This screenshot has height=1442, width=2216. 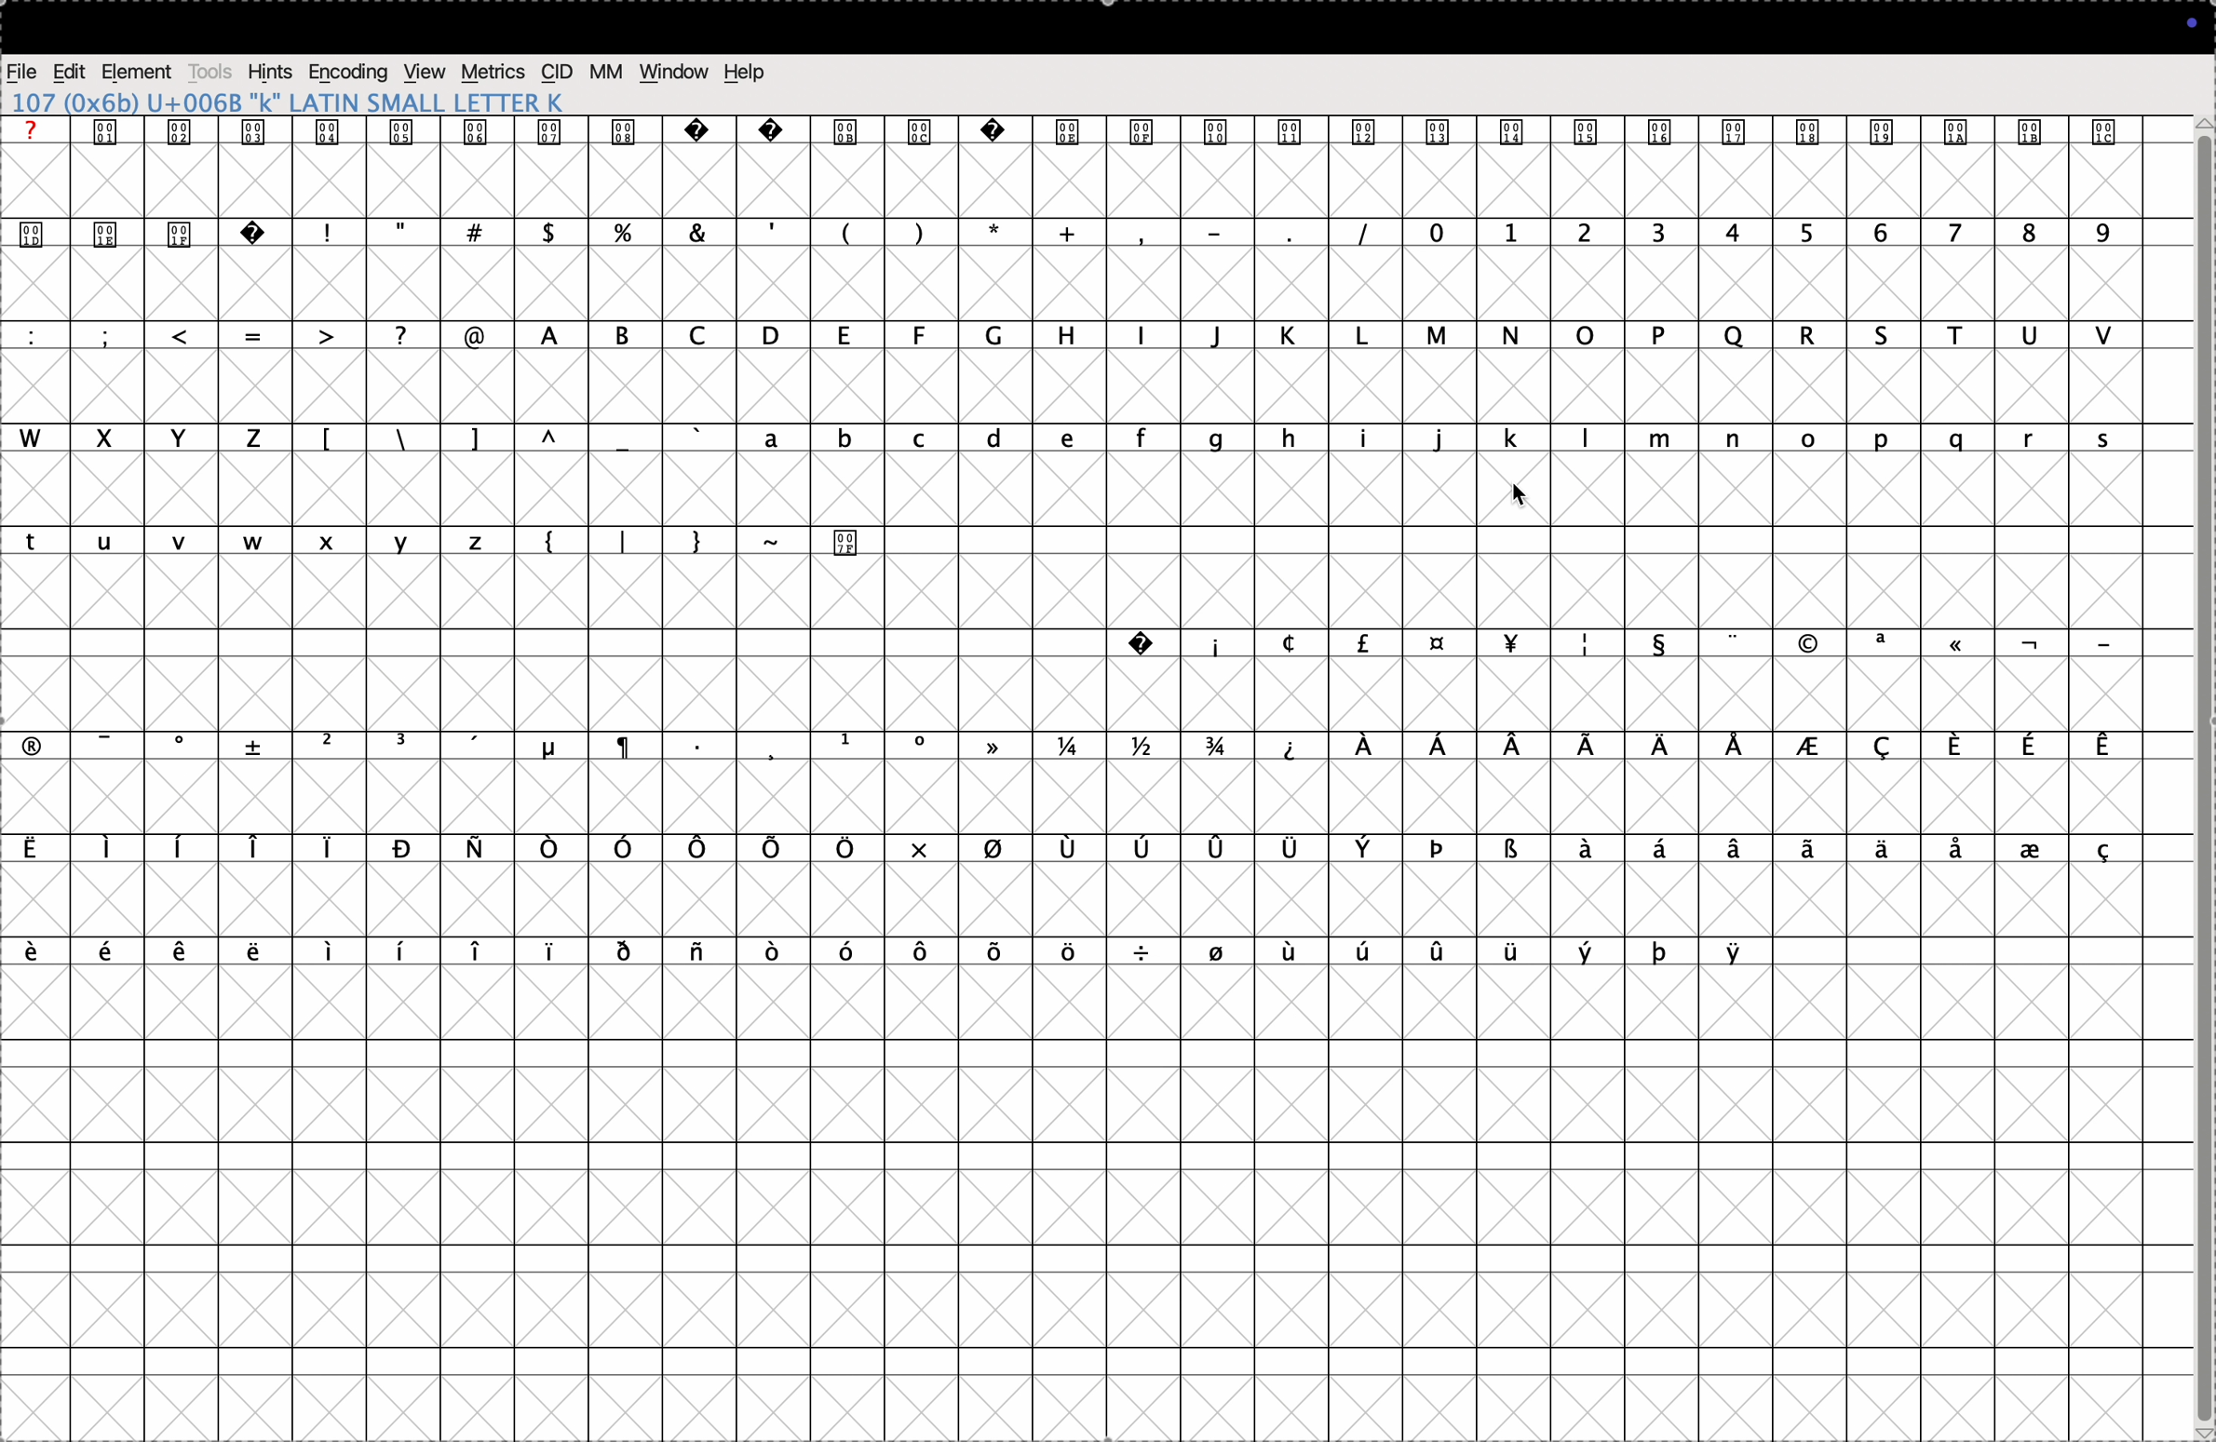 I want to click on o, so click(x=1822, y=441).